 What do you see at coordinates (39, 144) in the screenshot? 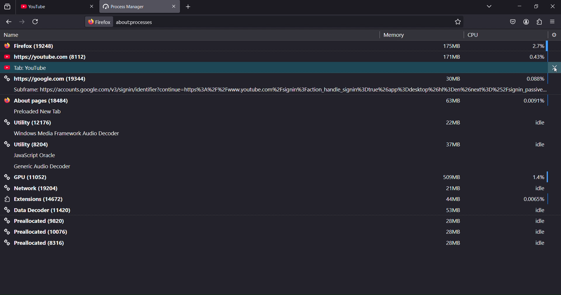
I see `utility(8204)` at bounding box center [39, 144].